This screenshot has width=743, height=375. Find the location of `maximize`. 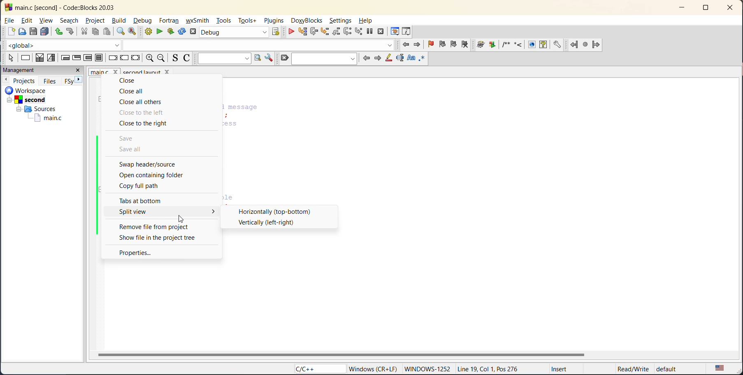

maximize is located at coordinates (708, 8).